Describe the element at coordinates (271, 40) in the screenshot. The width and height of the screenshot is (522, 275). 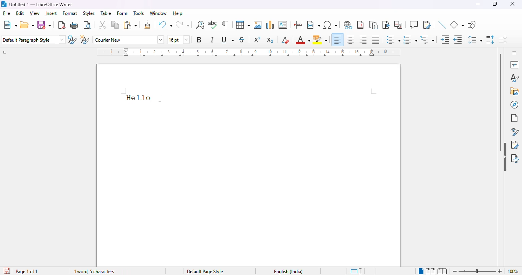
I see `subscript` at that location.